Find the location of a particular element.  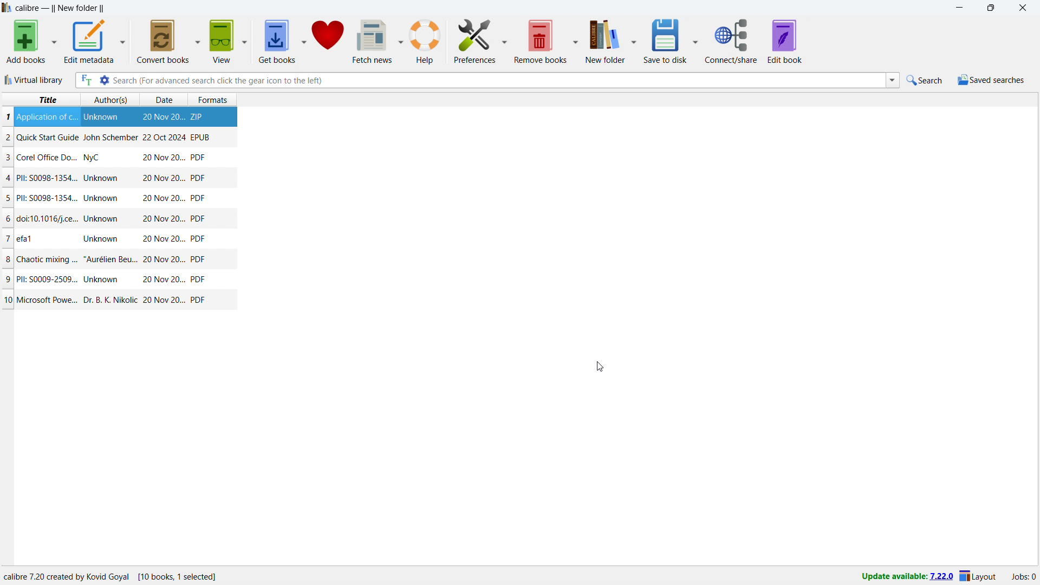

active jobs is located at coordinates (1024, 577).